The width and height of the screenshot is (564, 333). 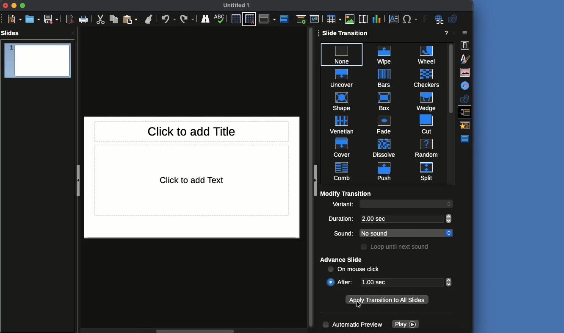 I want to click on Audio or video, so click(x=363, y=18).